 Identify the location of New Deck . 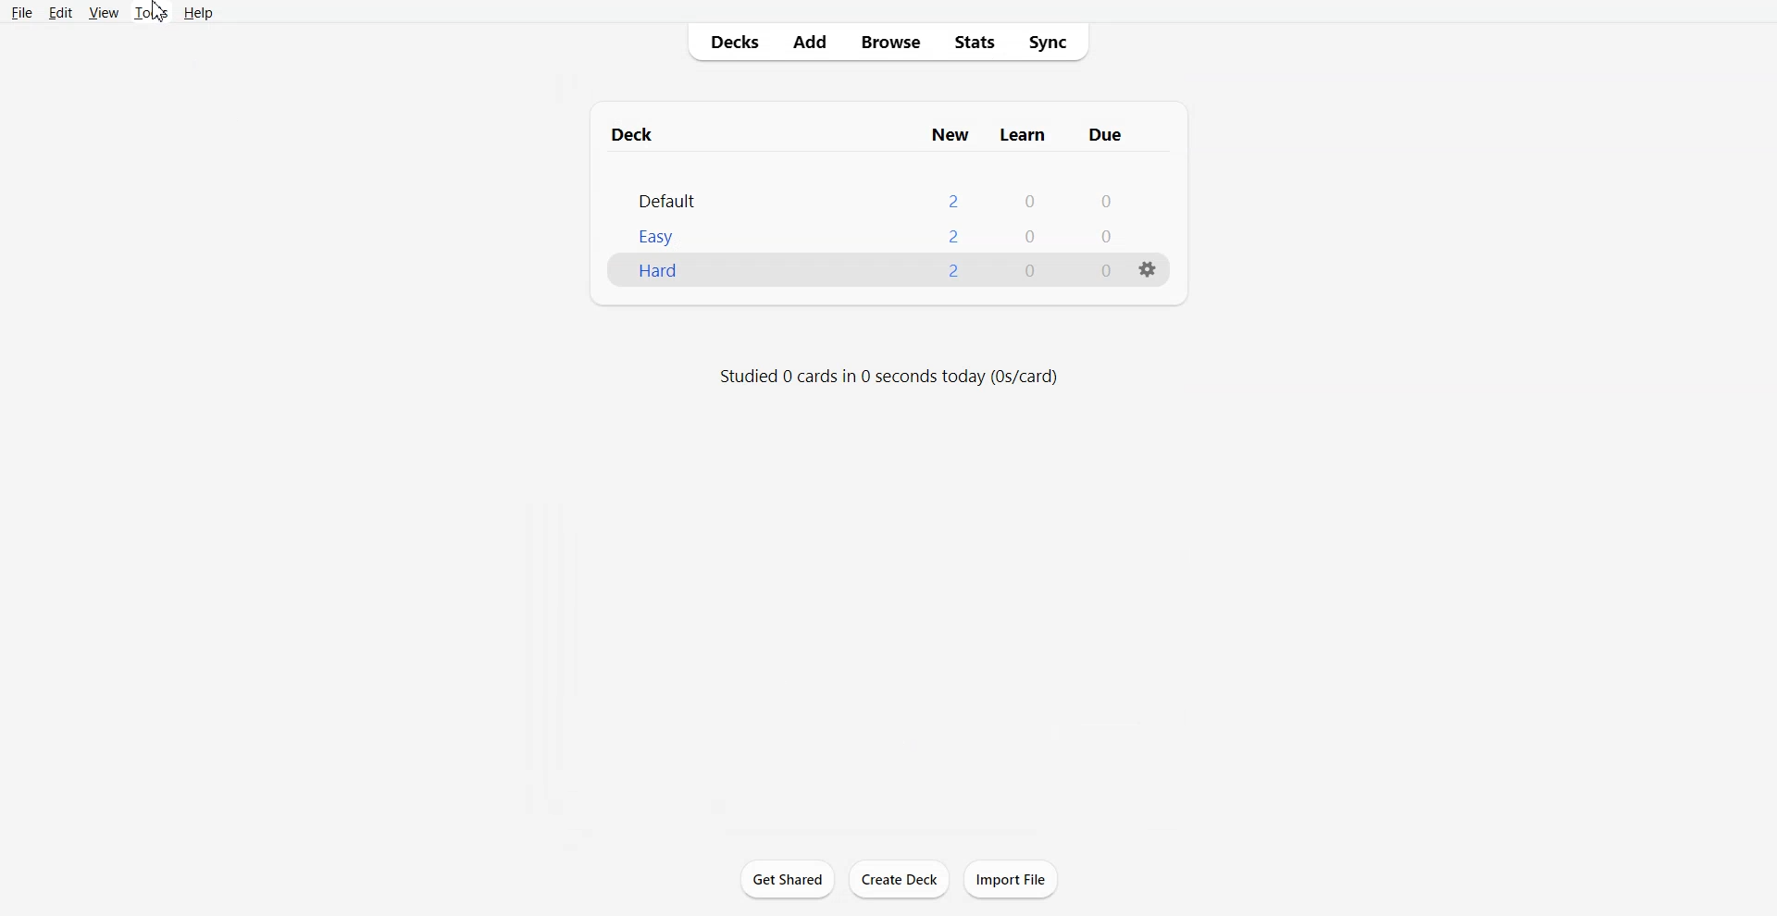
(858, 281).